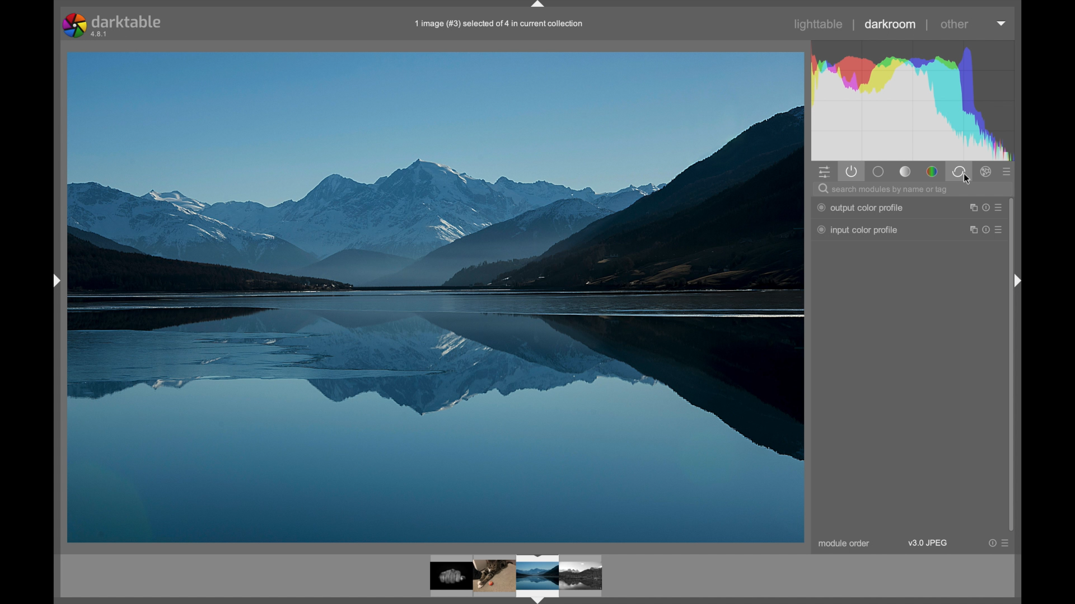 The width and height of the screenshot is (1075, 604). Describe the element at coordinates (987, 230) in the screenshot. I see `more options` at that location.